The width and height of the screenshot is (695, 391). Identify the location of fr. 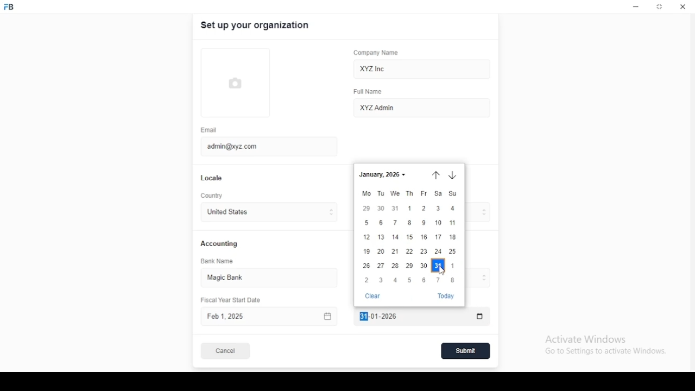
(422, 194).